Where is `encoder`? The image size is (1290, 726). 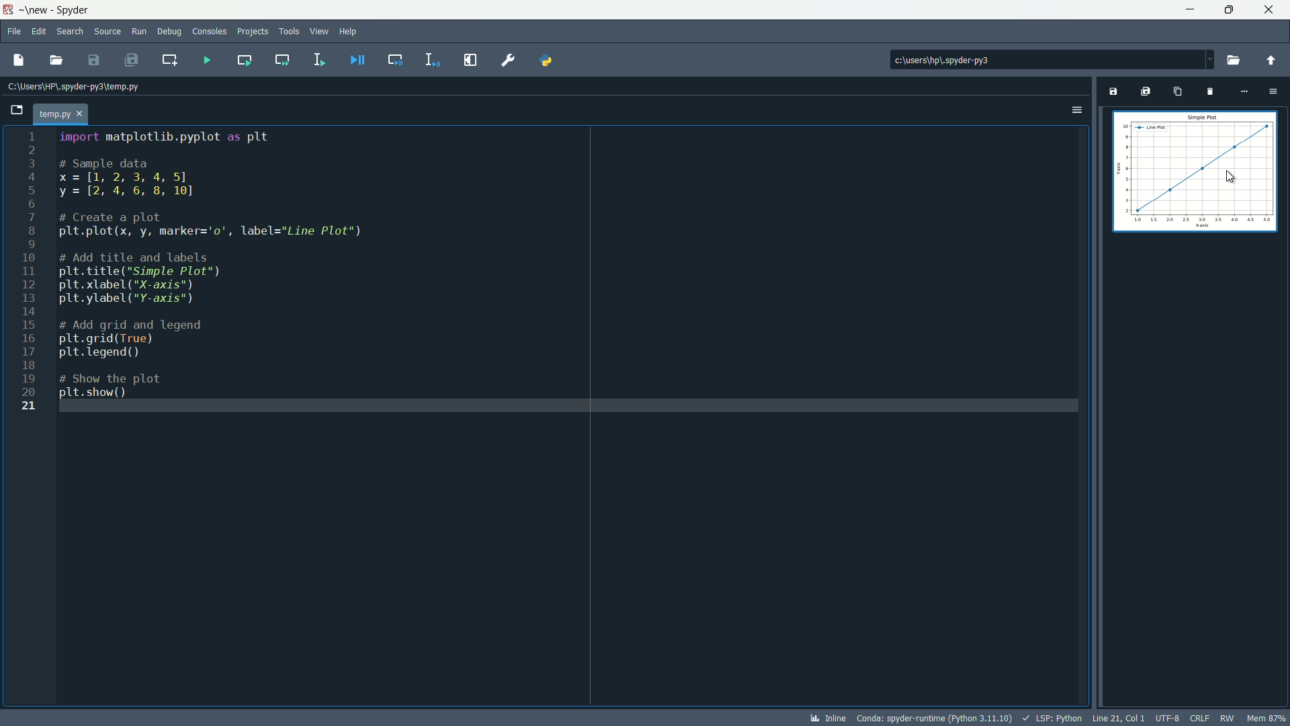 encoder is located at coordinates (1168, 718).